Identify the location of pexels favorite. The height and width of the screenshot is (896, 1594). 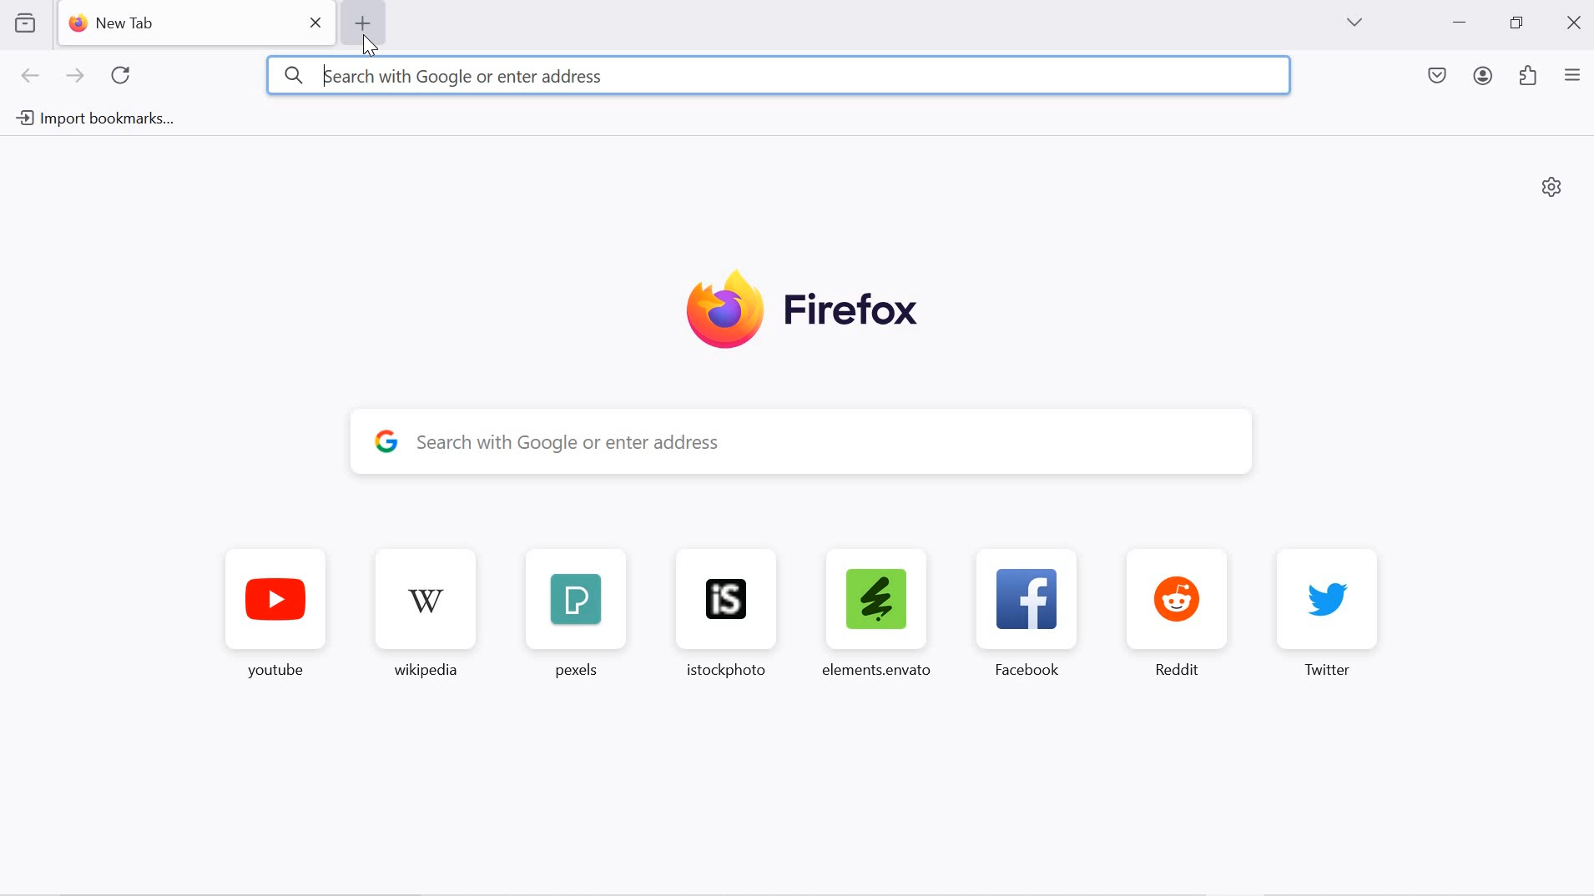
(573, 615).